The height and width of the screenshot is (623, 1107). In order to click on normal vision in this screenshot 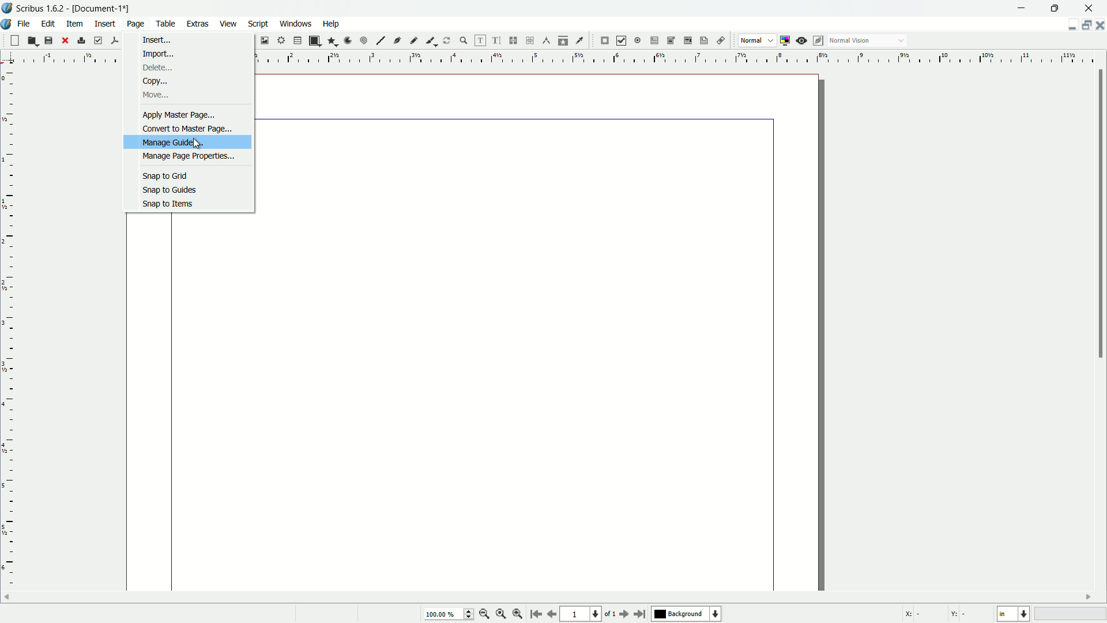, I will do `click(850, 41)`.